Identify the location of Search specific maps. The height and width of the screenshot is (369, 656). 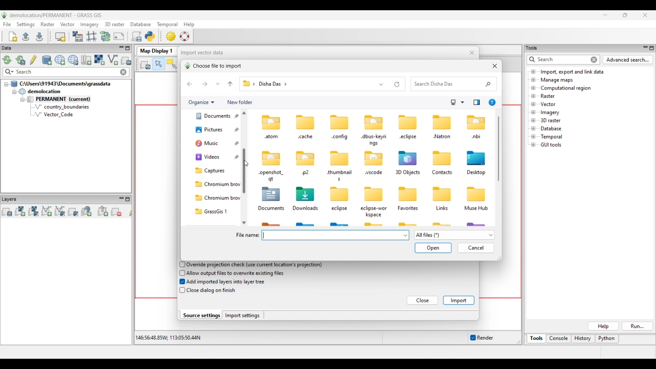
(9, 72).